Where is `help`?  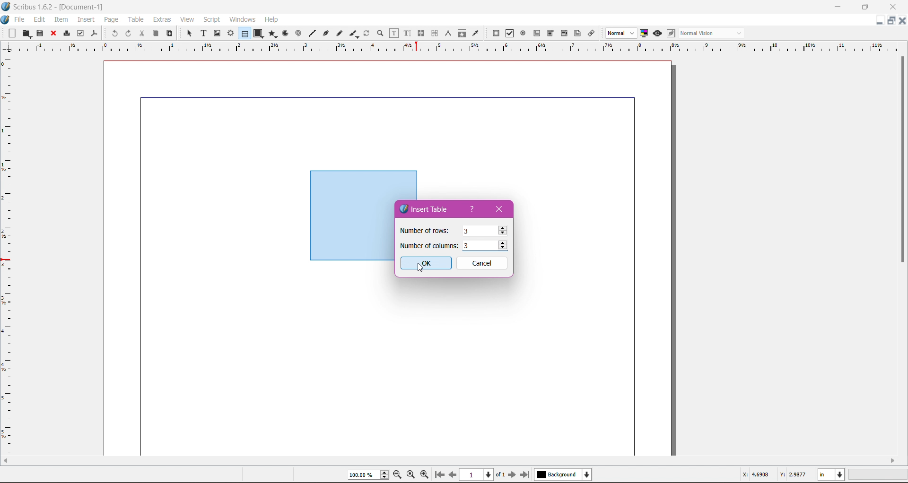
help is located at coordinates (473, 210).